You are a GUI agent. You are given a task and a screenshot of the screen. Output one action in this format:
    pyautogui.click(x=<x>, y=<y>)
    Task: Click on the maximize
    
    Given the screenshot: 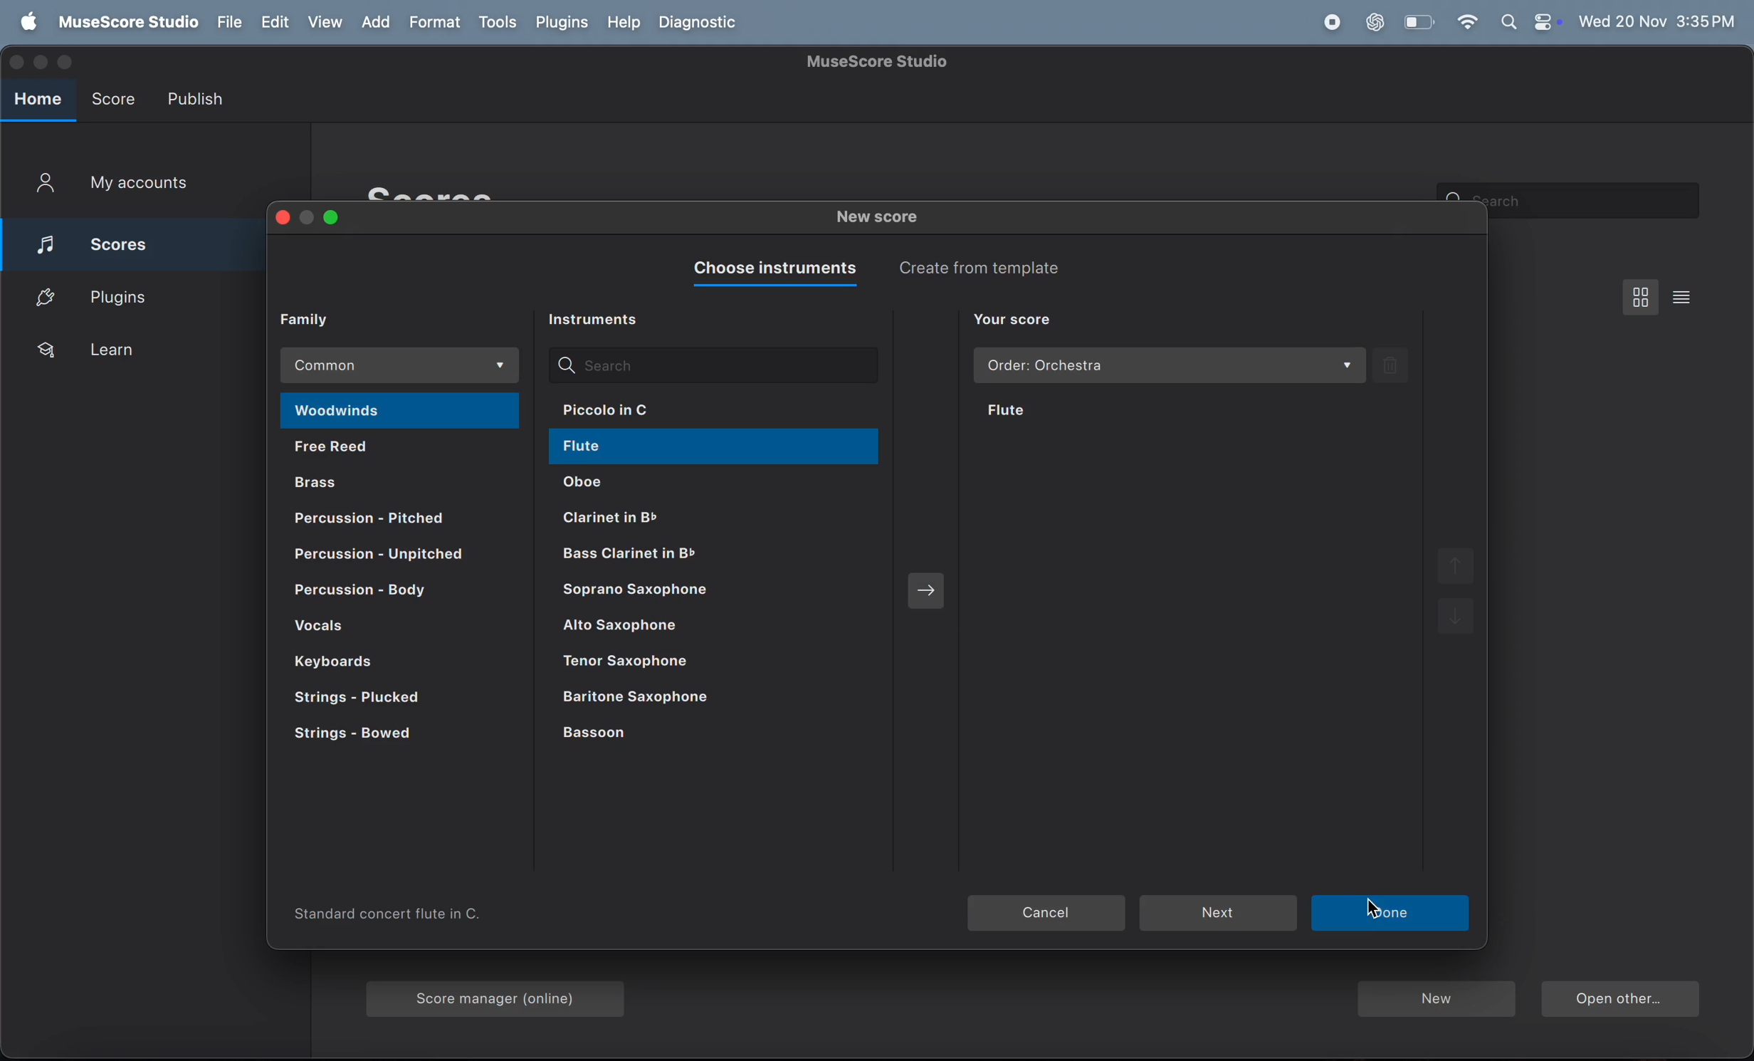 What is the action you would take?
    pyautogui.click(x=67, y=60)
    